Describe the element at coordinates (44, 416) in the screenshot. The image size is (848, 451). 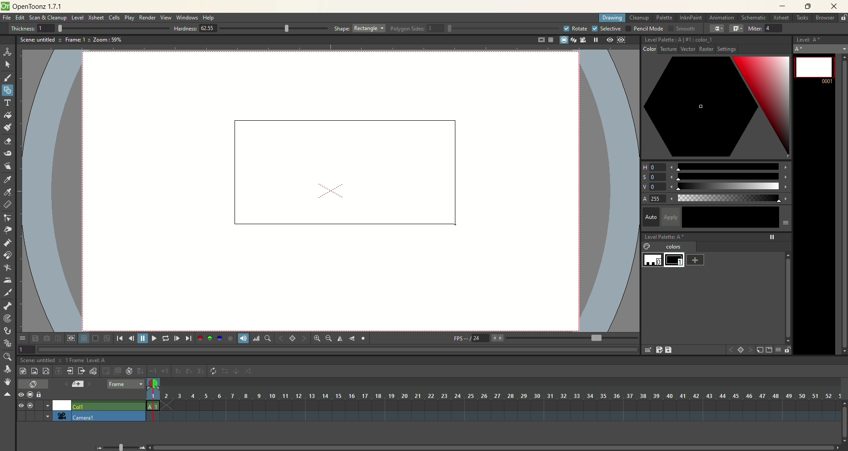
I see `camera1` at that location.